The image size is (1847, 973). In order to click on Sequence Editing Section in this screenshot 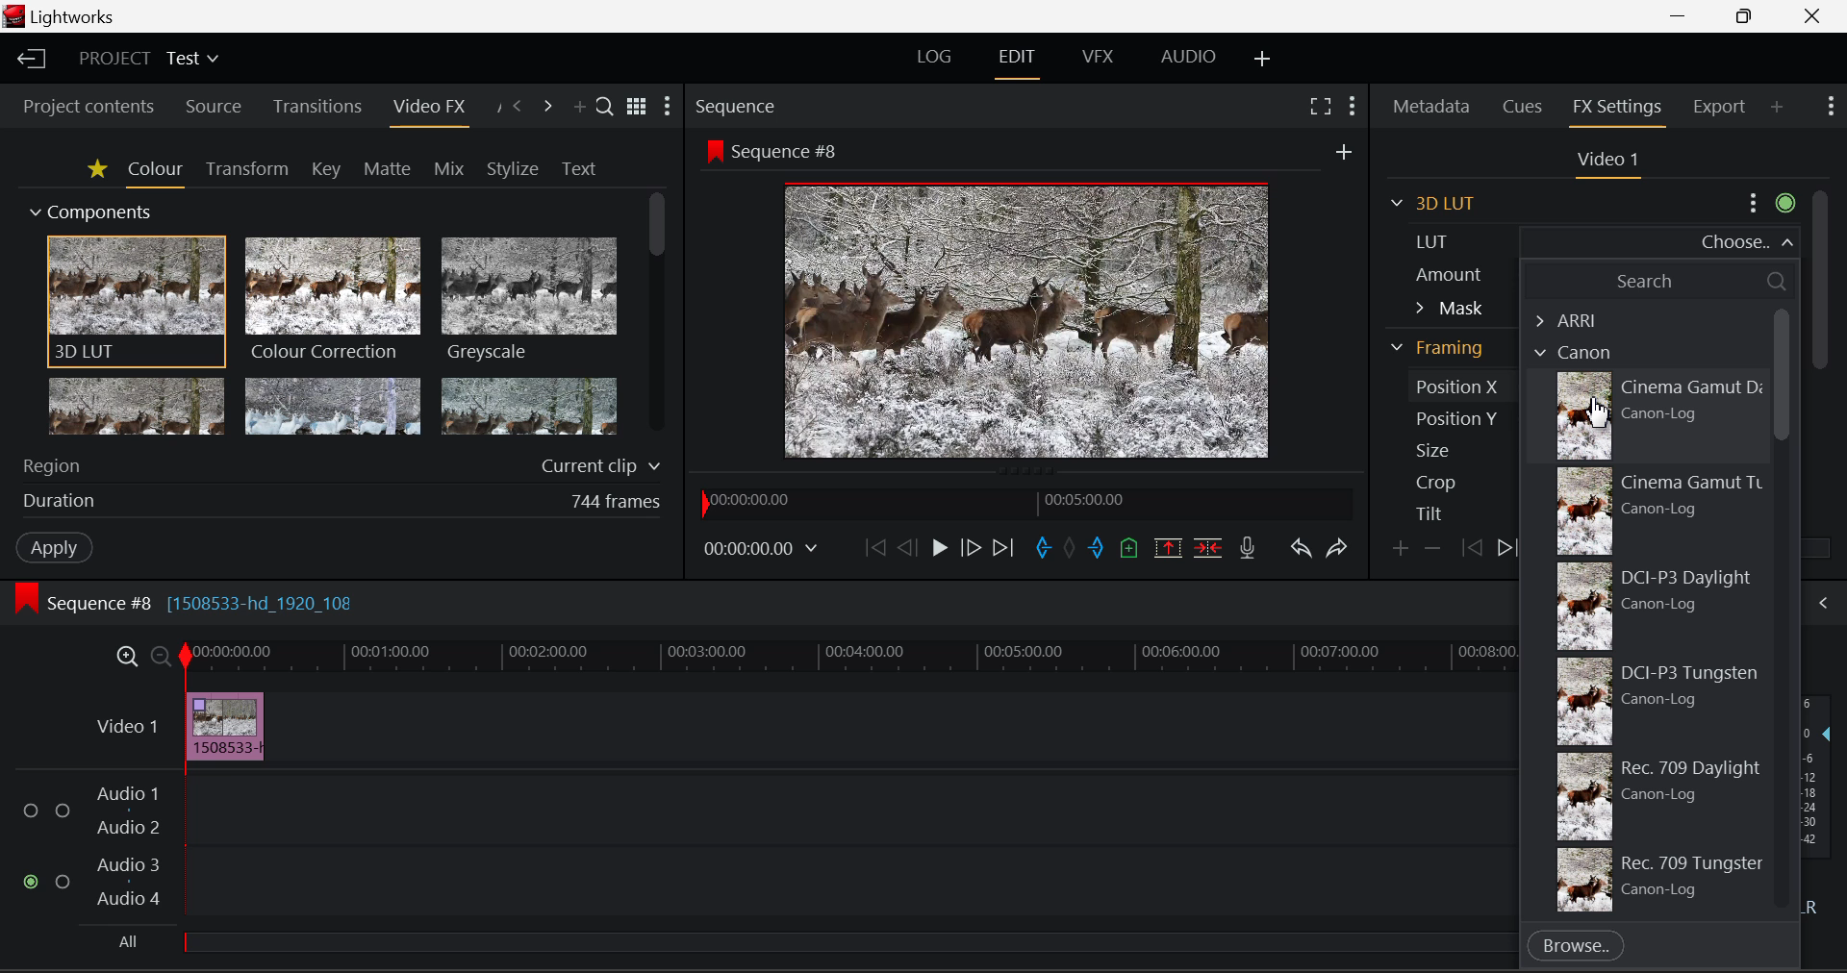, I will do `click(192, 604)`.